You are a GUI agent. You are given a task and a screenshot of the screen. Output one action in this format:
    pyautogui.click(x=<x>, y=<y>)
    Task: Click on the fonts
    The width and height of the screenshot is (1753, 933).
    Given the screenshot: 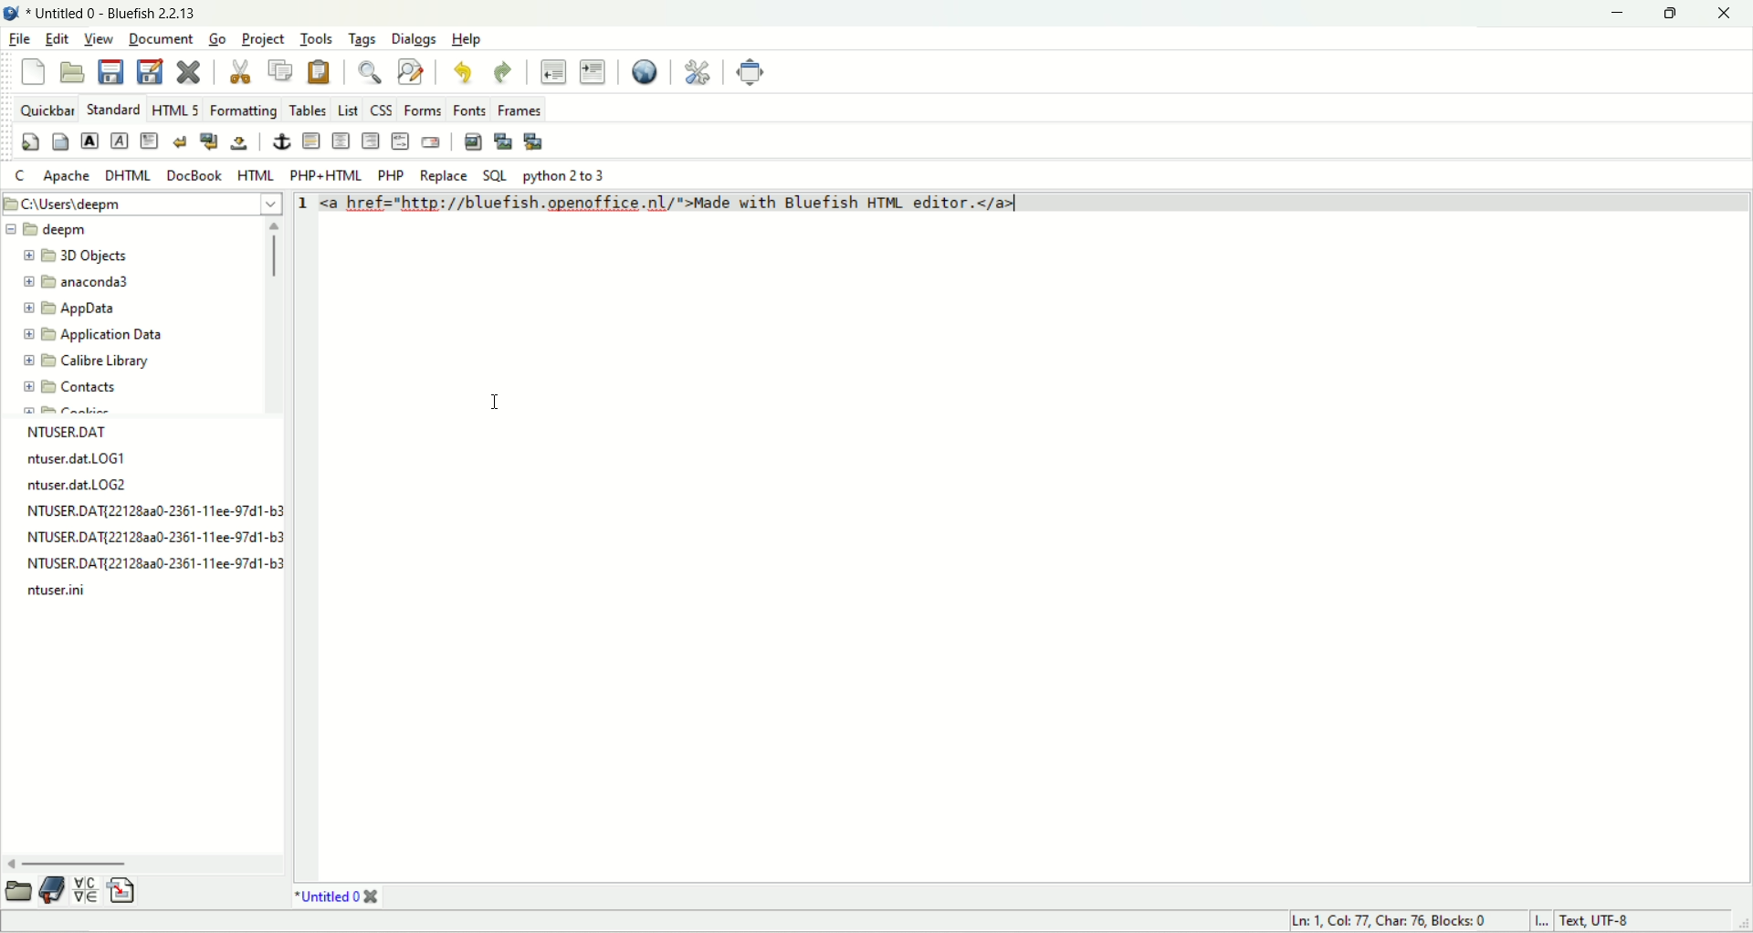 What is the action you would take?
    pyautogui.click(x=468, y=107)
    